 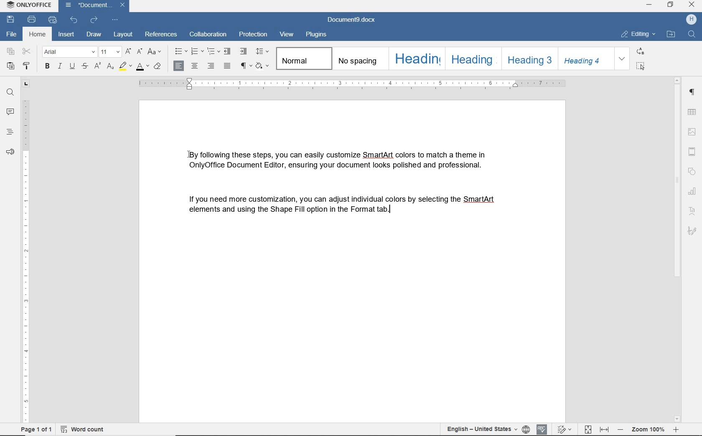 I want to click on bullets, so click(x=180, y=51).